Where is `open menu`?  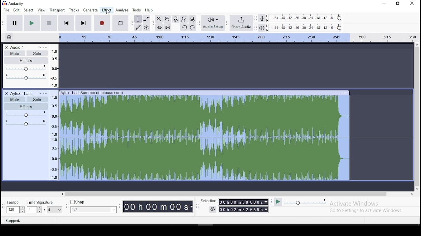
open menu is located at coordinates (47, 93).